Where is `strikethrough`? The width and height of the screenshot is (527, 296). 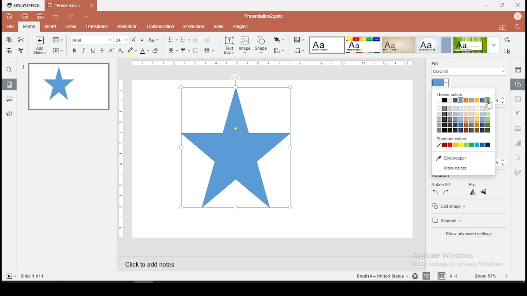
strikethrough is located at coordinates (102, 51).